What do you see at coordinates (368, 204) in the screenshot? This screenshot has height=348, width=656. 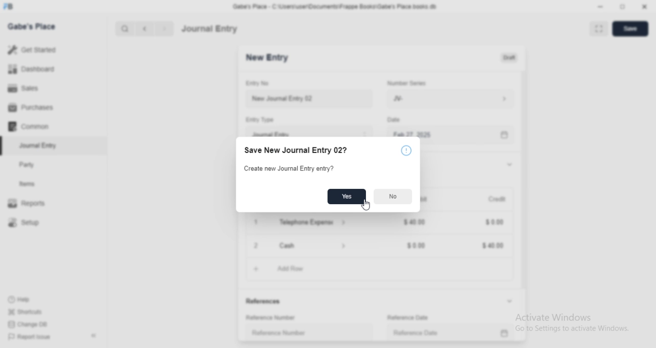 I see `cursor` at bounding box center [368, 204].